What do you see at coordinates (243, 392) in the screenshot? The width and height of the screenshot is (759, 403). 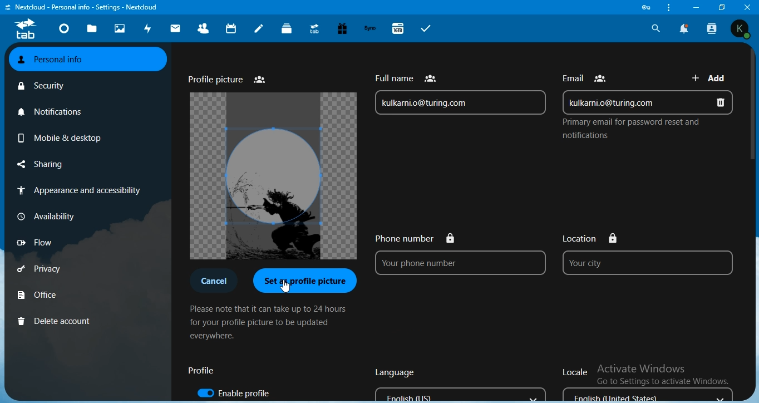 I see `@D Enable profile` at bounding box center [243, 392].